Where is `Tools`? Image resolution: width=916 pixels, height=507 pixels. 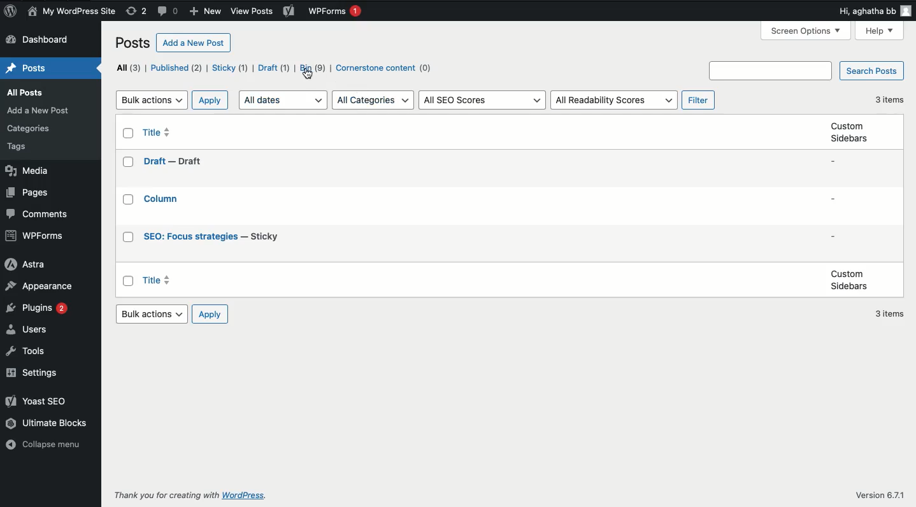
Tools is located at coordinates (25, 351).